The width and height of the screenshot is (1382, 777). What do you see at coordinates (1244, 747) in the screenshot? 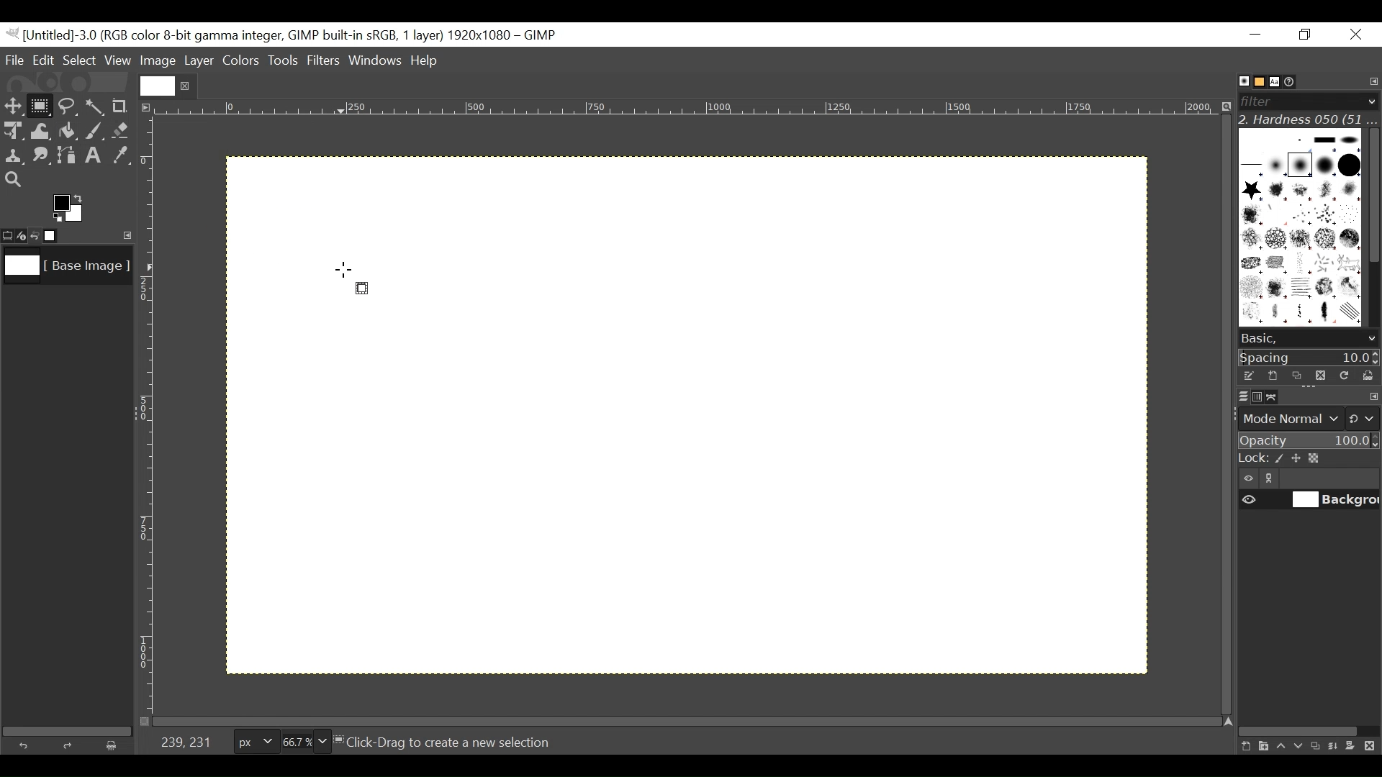
I see `Create a new layer with last used values` at bounding box center [1244, 747].